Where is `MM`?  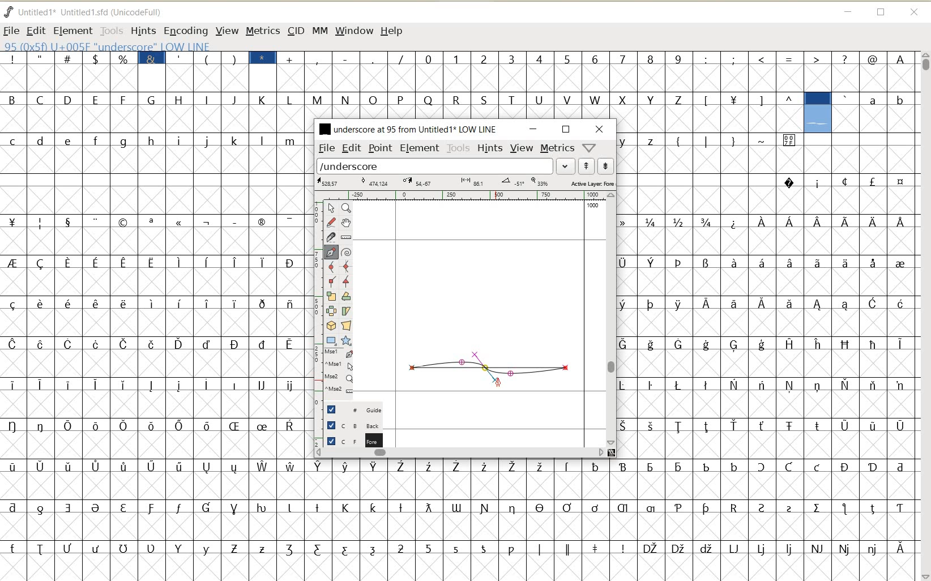 MM is located at coordinates (318, 30).